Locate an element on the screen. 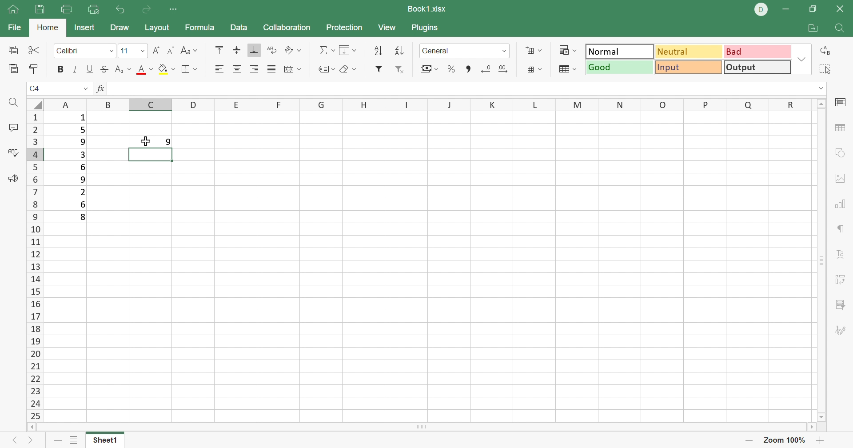  Bad is located at coordinates (758, 52).